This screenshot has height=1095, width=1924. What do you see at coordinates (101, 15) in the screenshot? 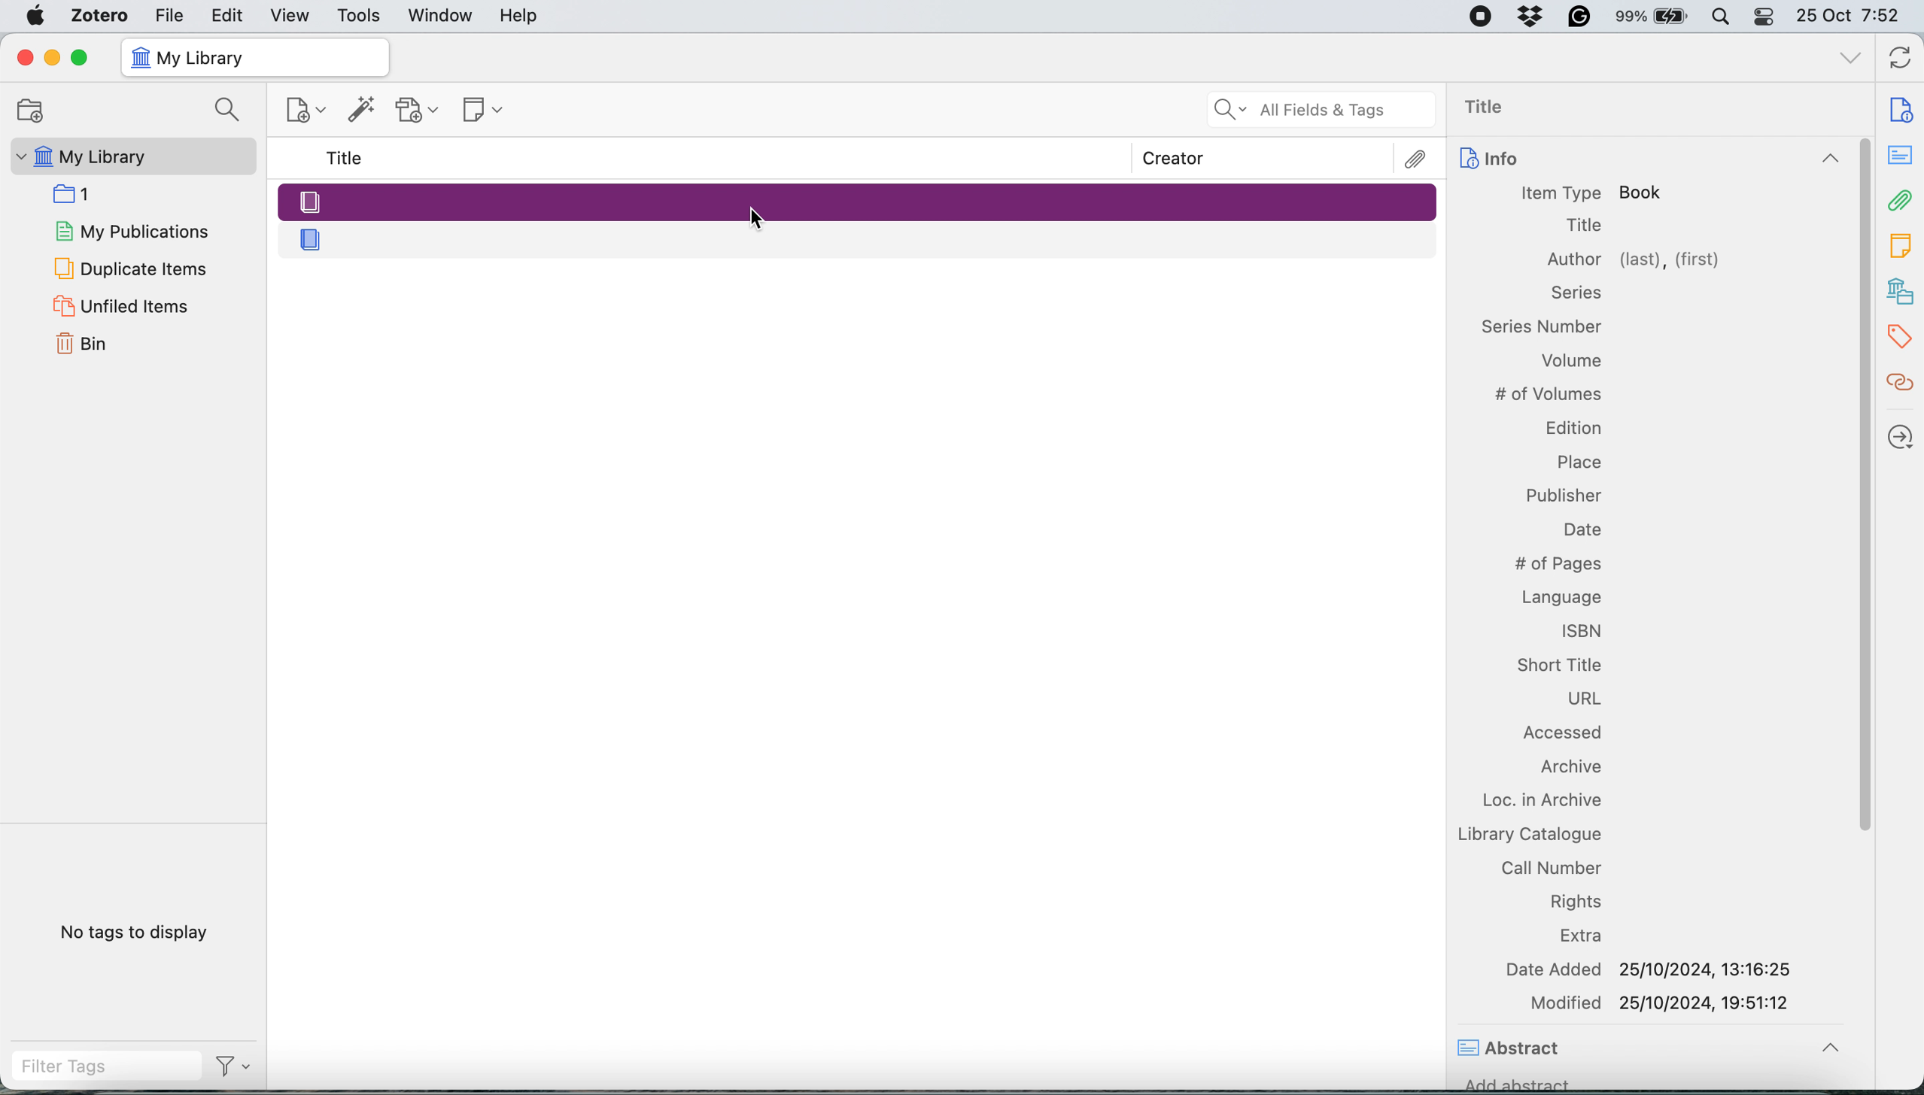
I see `Zotero` at bounding box center [101, 15].